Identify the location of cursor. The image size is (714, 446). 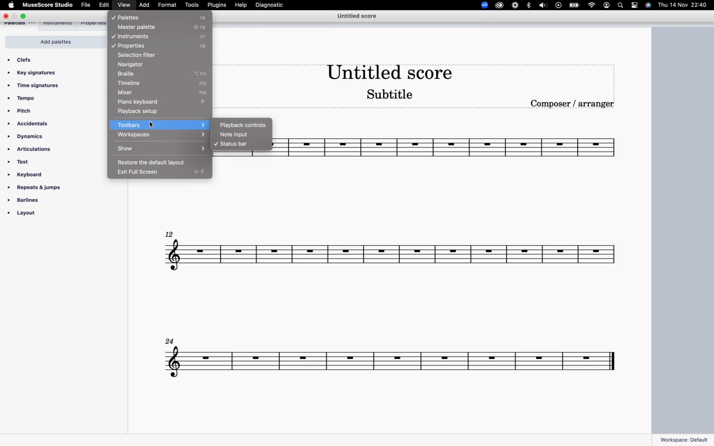
(153, 122).